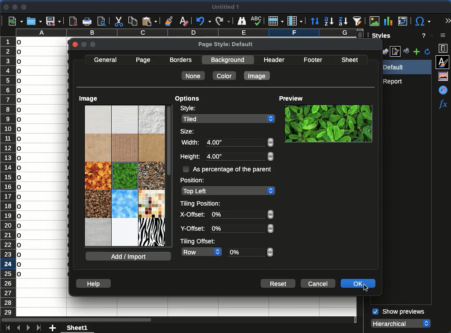 This screenshot has height=333, width=451. Describe the element at coordinates (328, 22) in the screenshot. I see `ascending` at that location.